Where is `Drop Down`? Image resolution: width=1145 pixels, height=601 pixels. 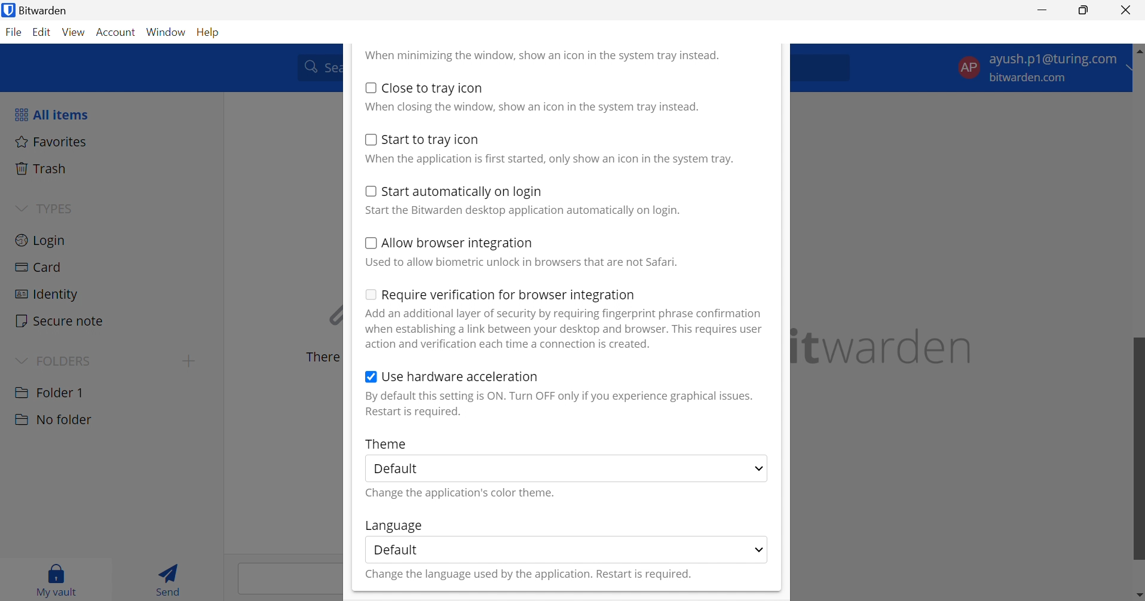
Drop Down is located at coordinates (20, 359).